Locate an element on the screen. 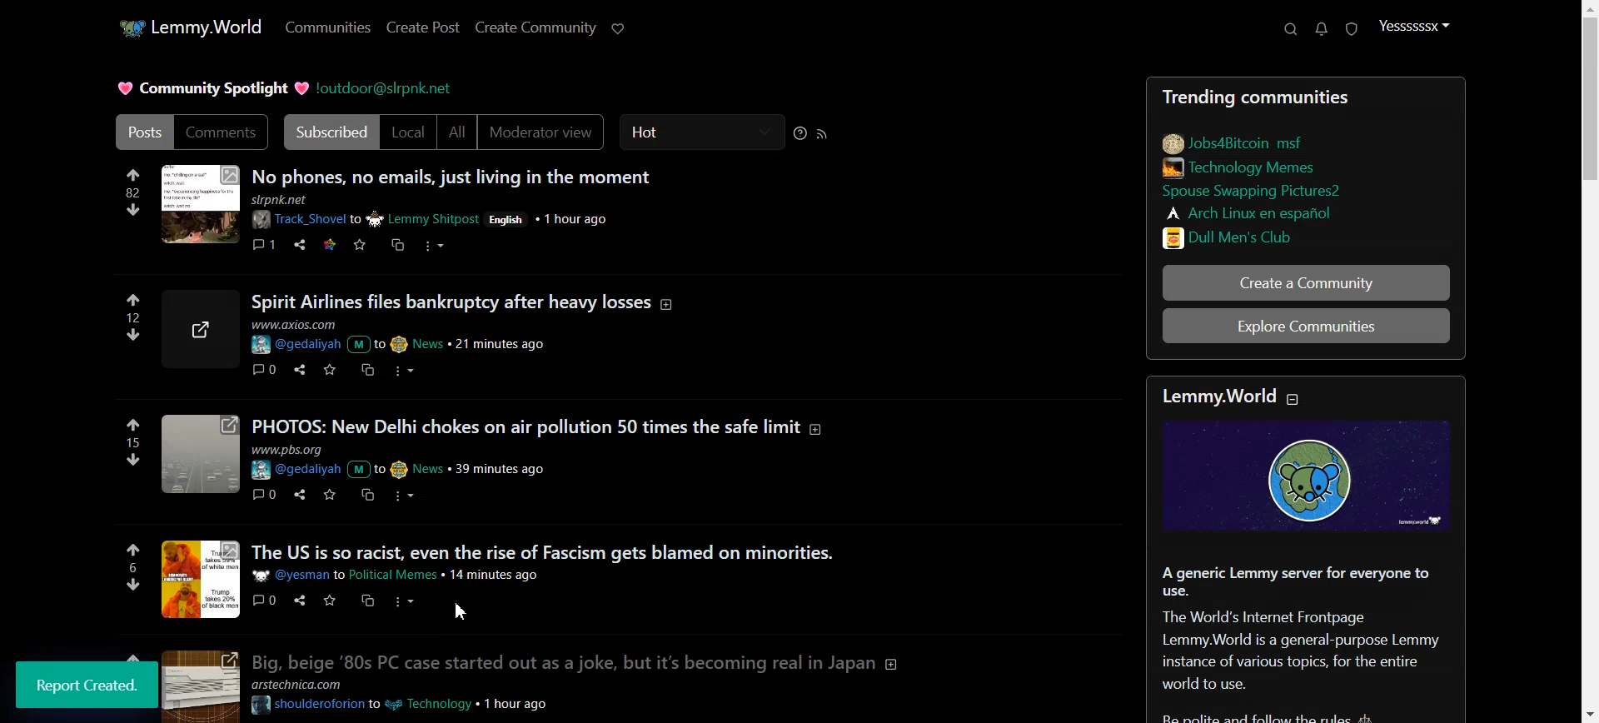  save is located at coordinates (326, 495).